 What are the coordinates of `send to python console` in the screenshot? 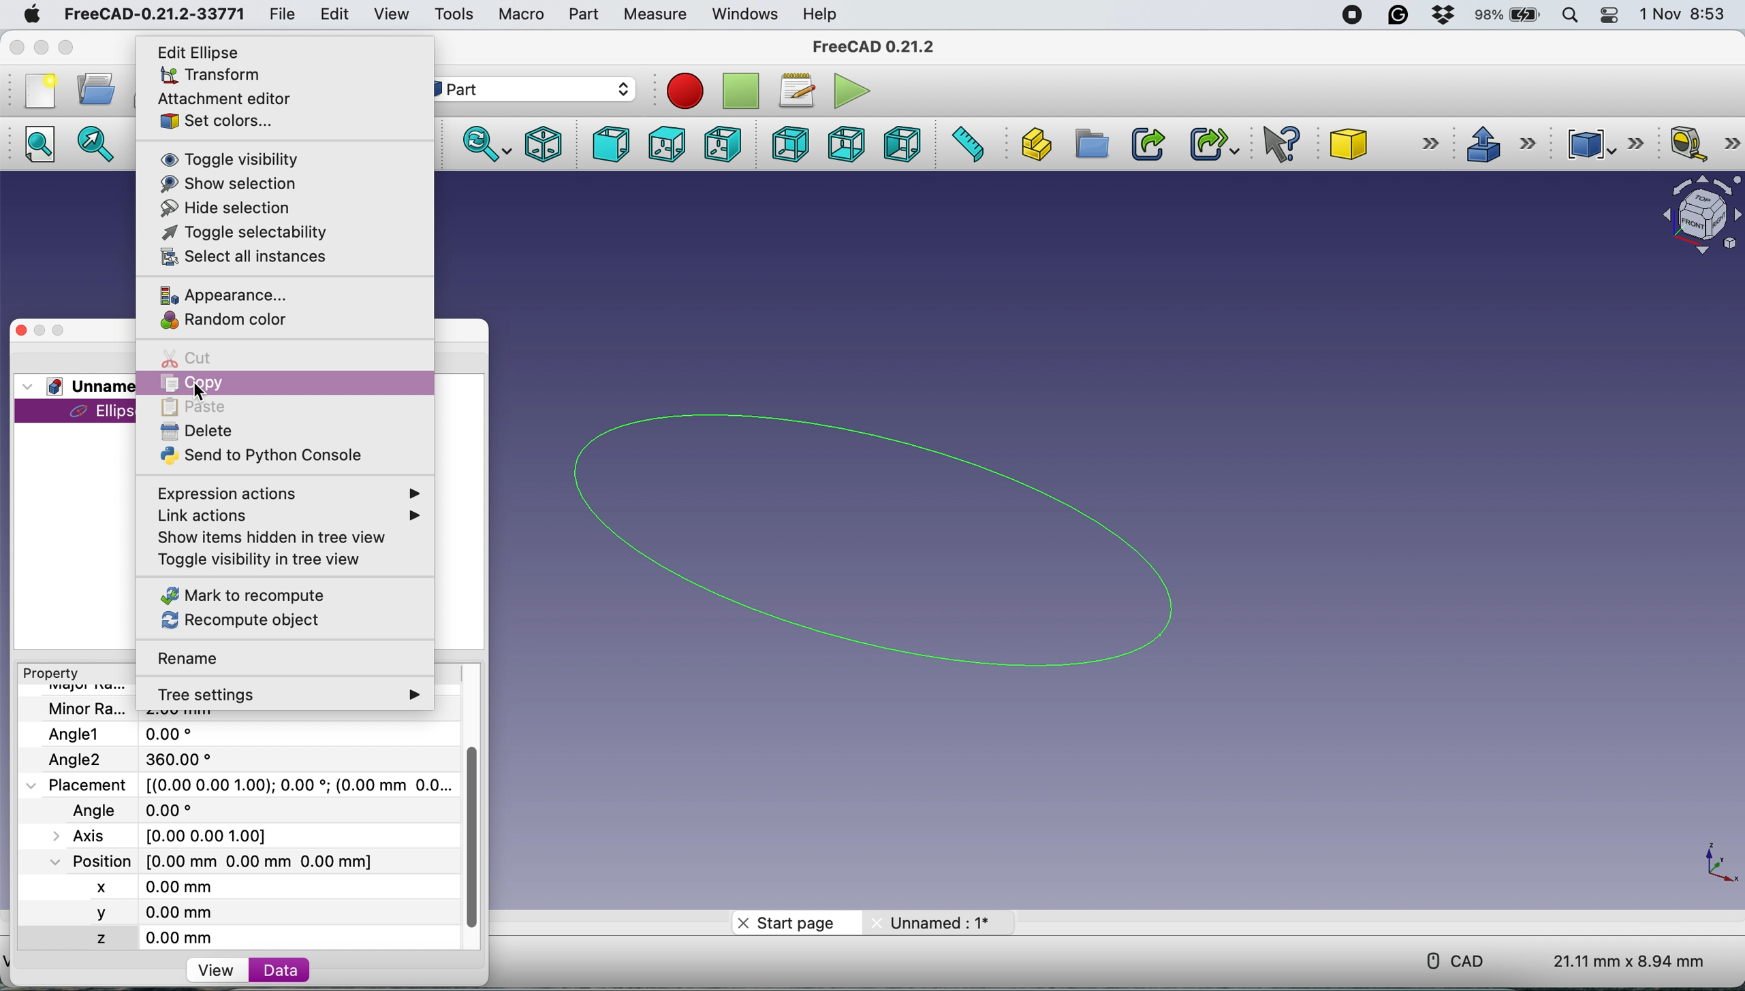 It's located at (262, 459).